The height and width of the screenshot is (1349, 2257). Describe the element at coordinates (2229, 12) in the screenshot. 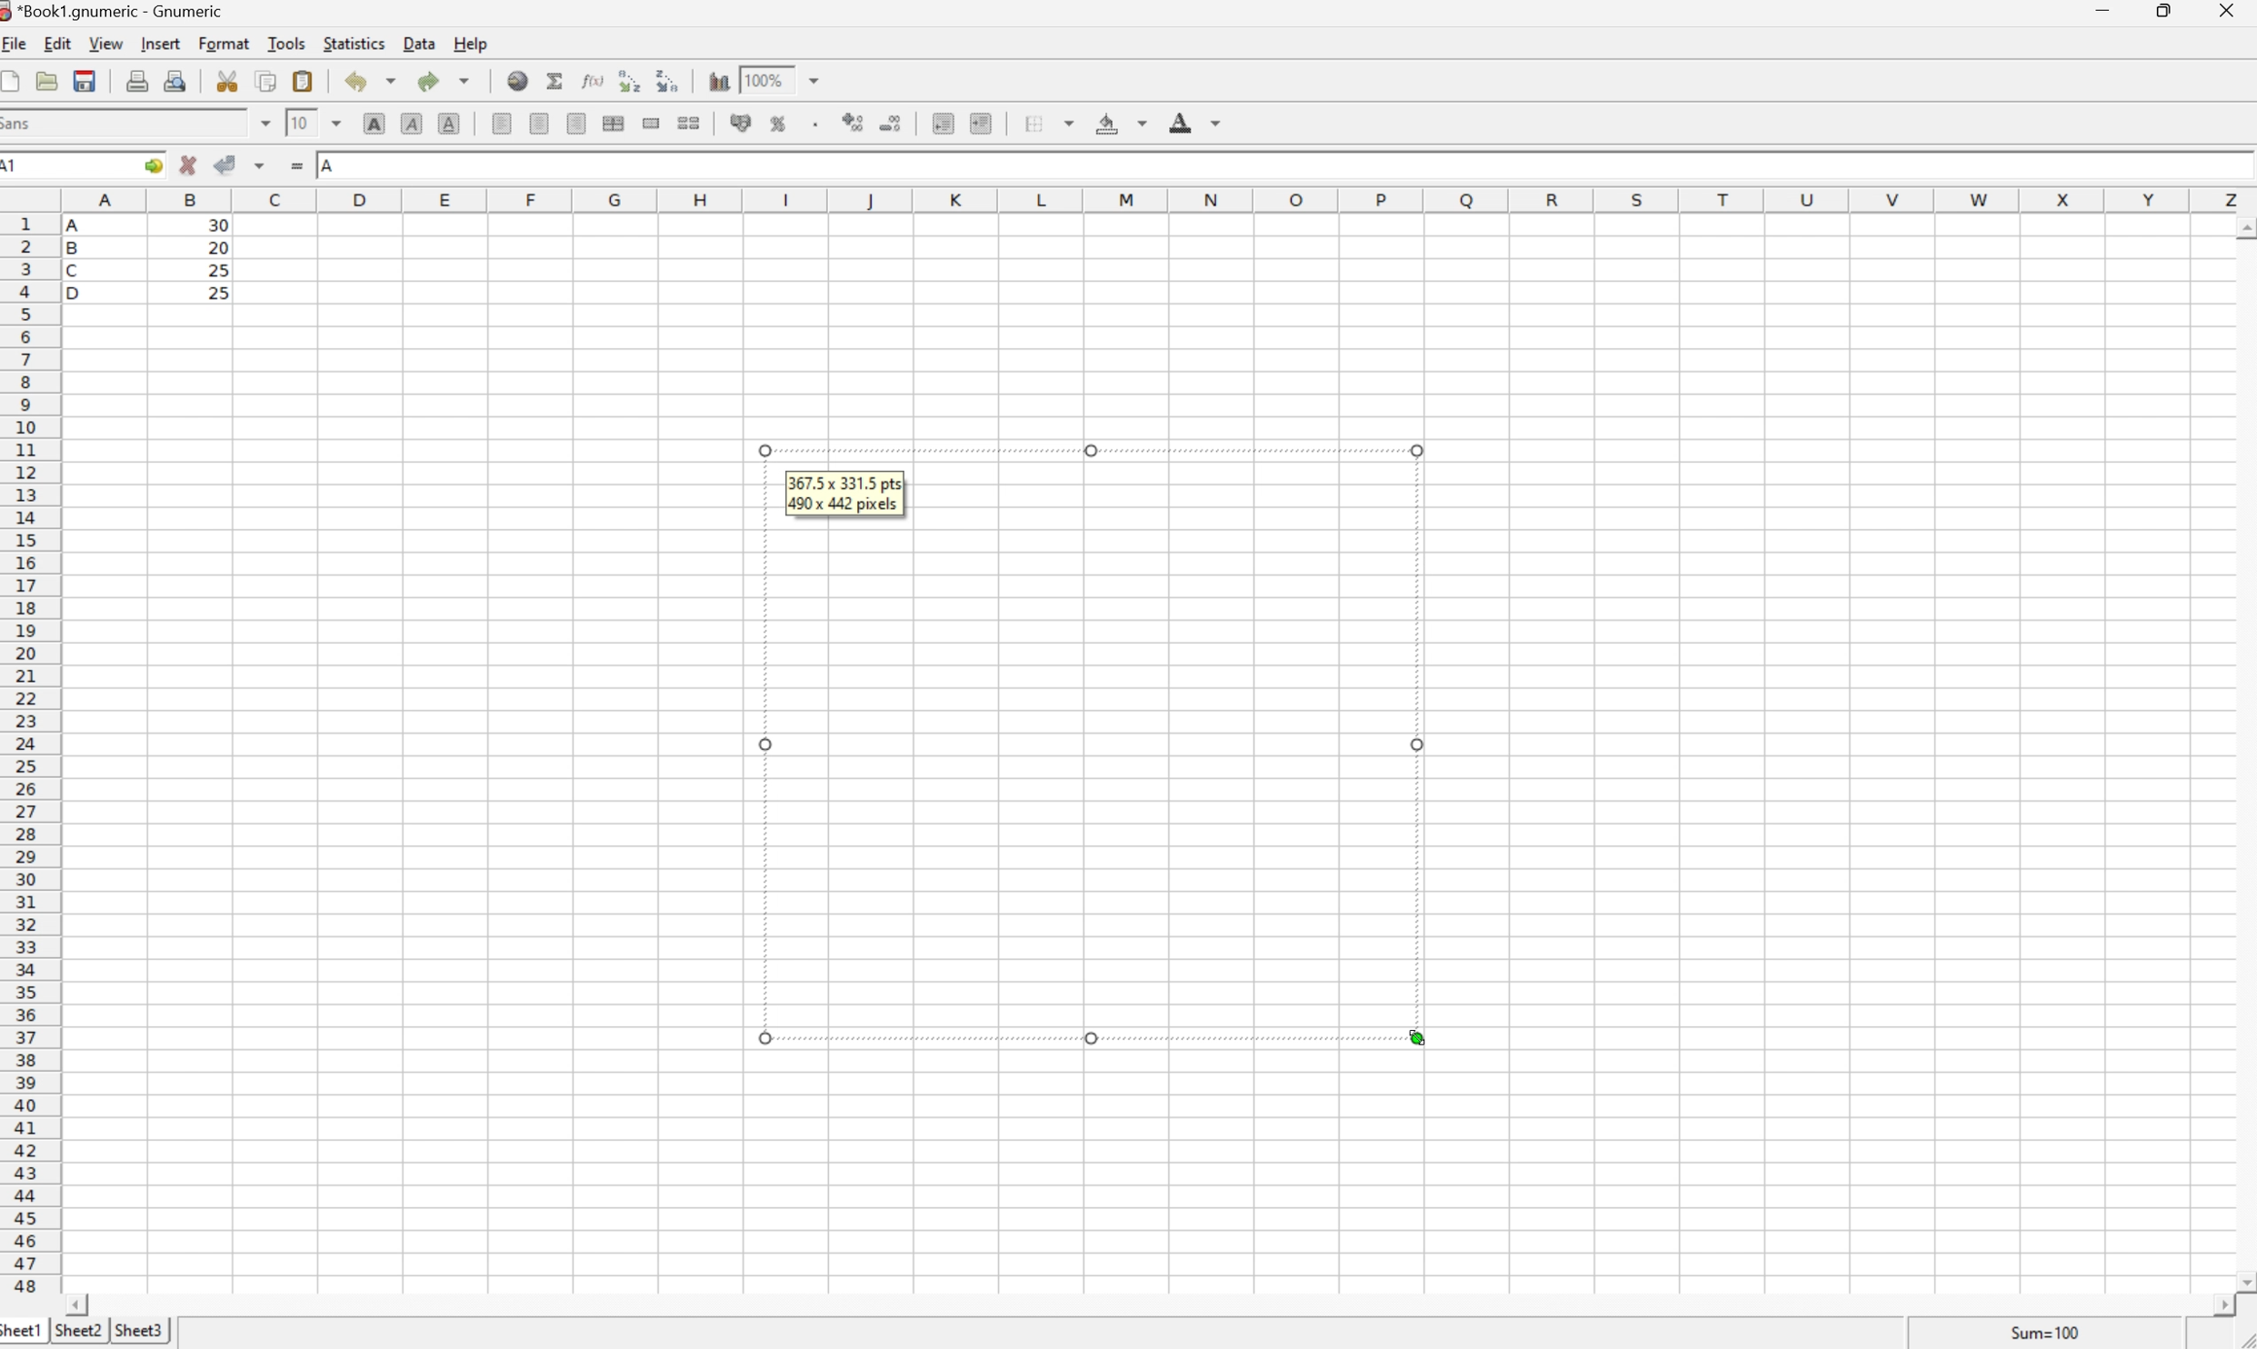

I see `Close` at that location.